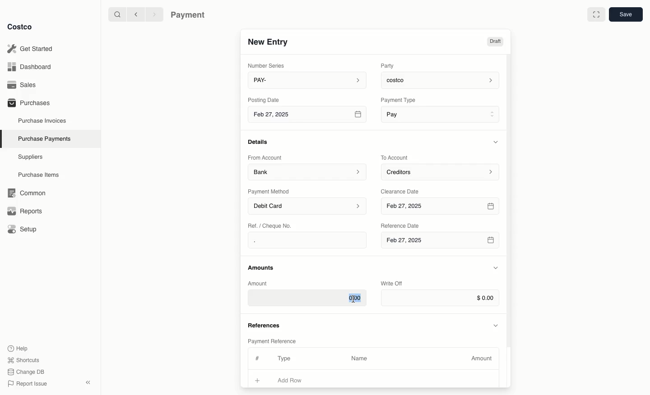 The image size is (650, 395). Describe the element at coordinates (28, 102) in the screenshot. I see `Purchases` at that location.